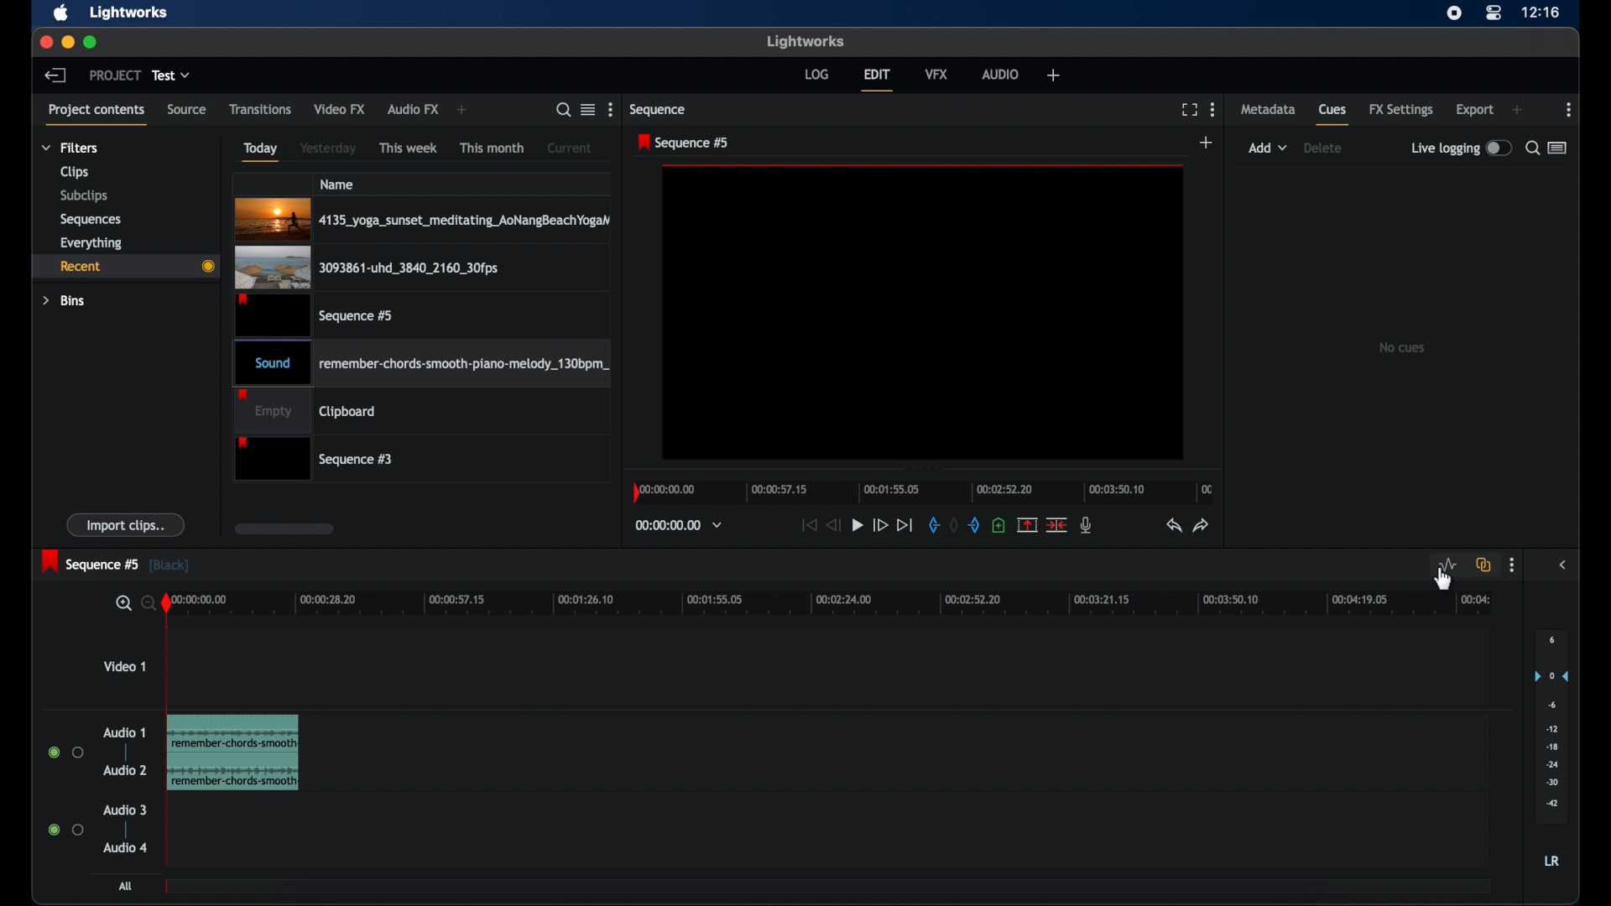 The width and height of the screenshot is (1611, 906). I want to click on add, so click(464, 110).